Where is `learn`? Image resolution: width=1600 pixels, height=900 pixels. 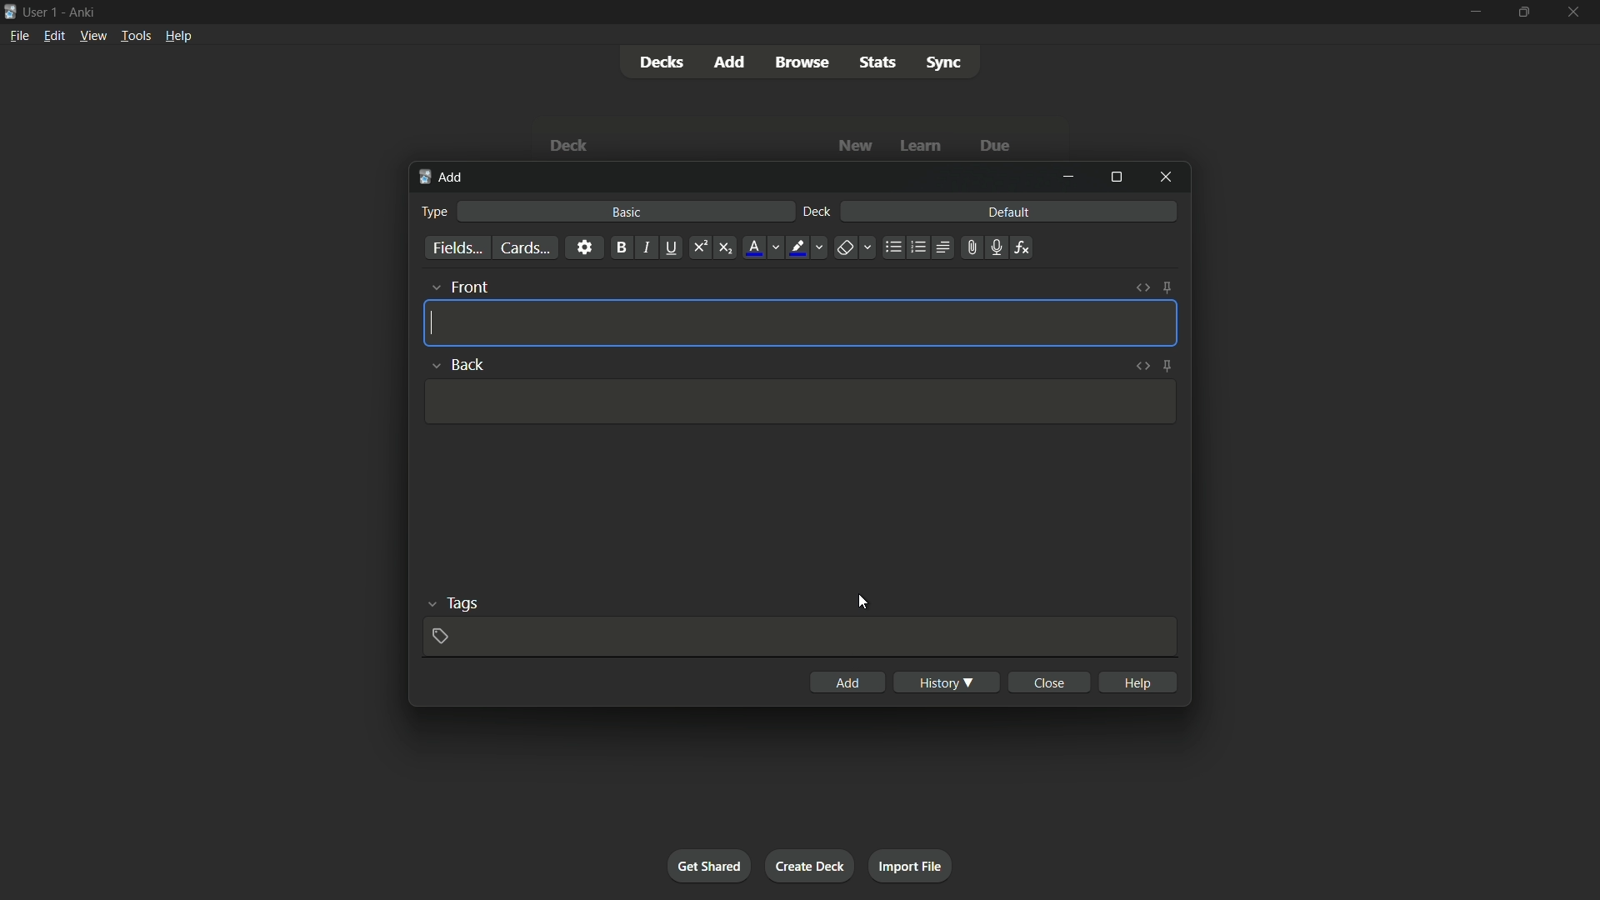 learn is located at coordinates (922, 145).